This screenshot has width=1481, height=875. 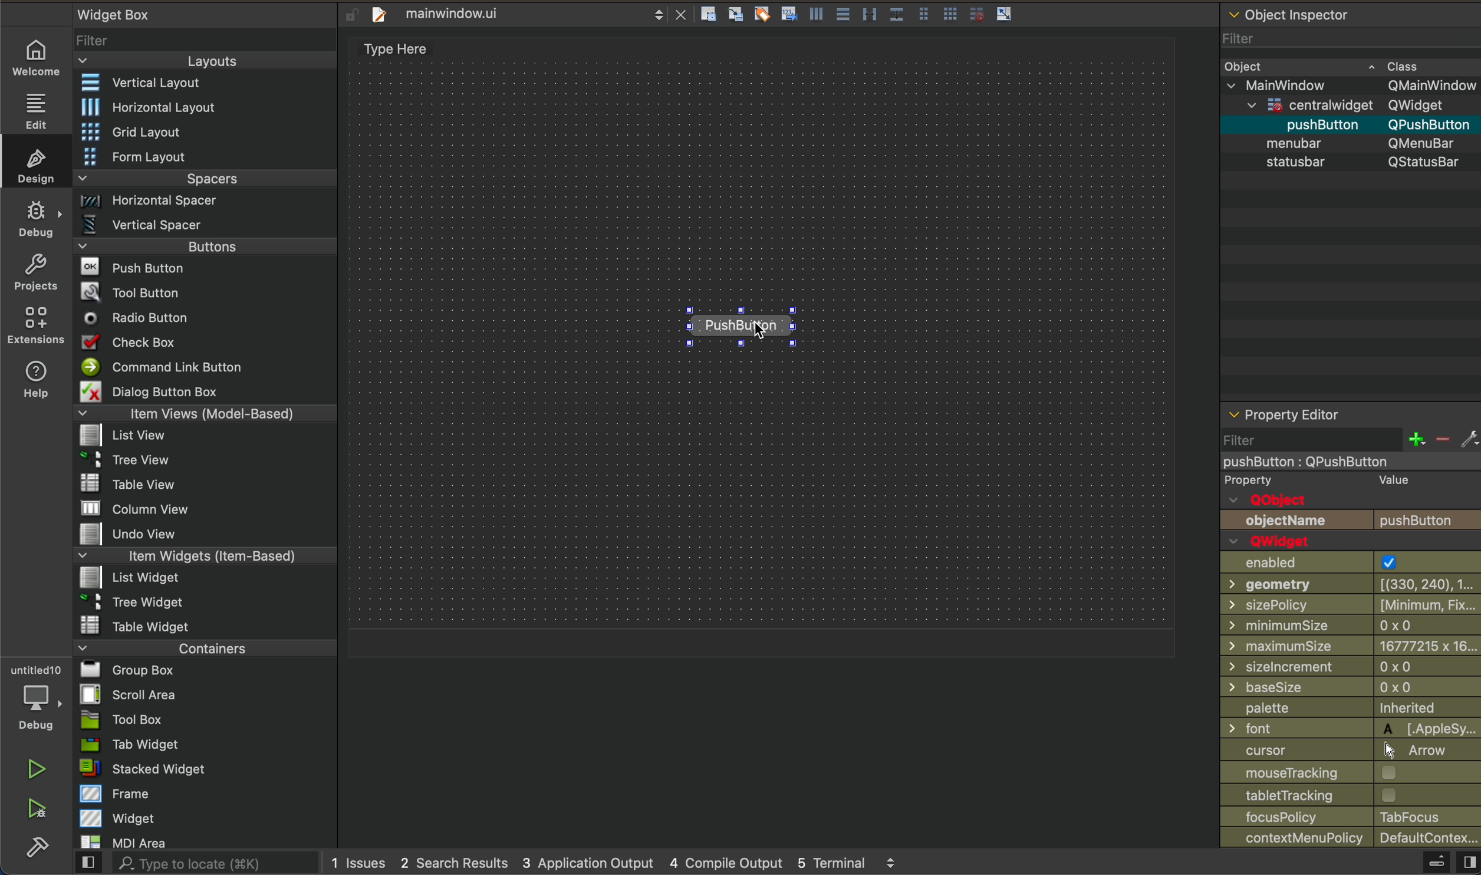 I want to click on checkbox, so click(x=206, y=344).